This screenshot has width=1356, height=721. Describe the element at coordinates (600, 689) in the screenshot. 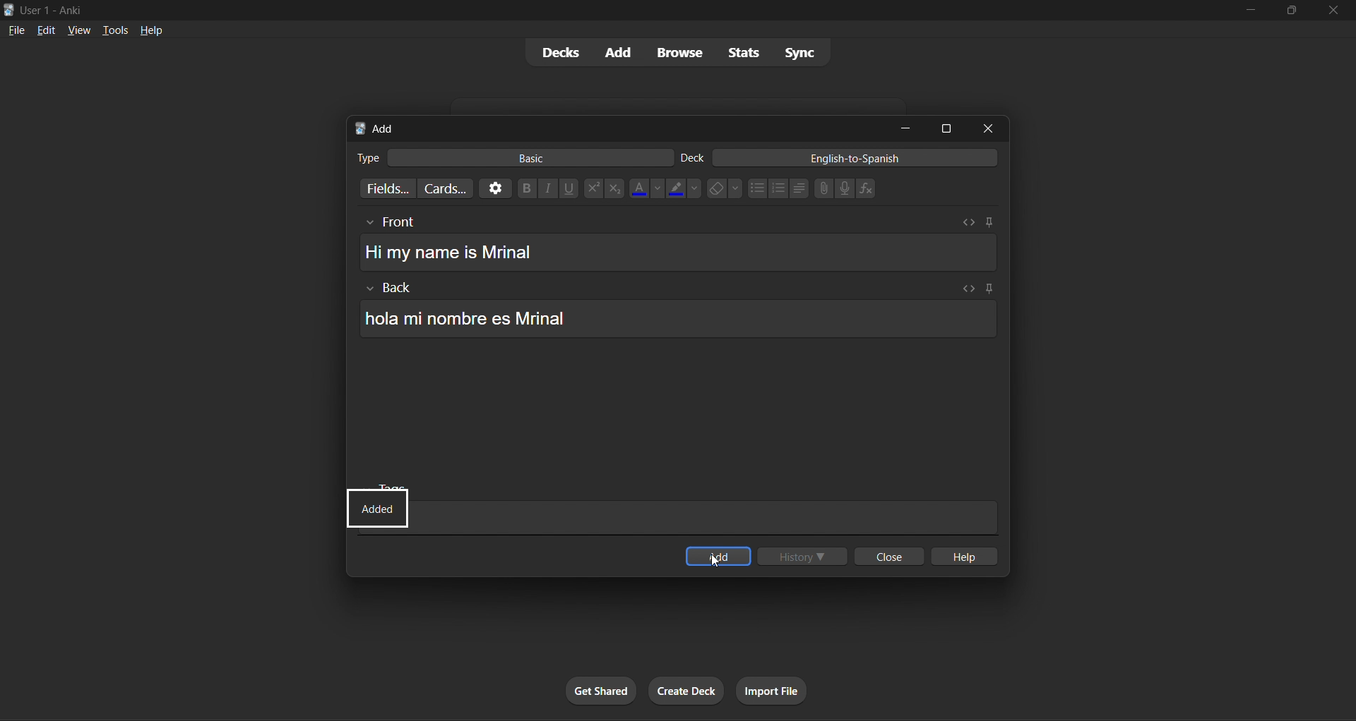

I see `get shared` at that location.